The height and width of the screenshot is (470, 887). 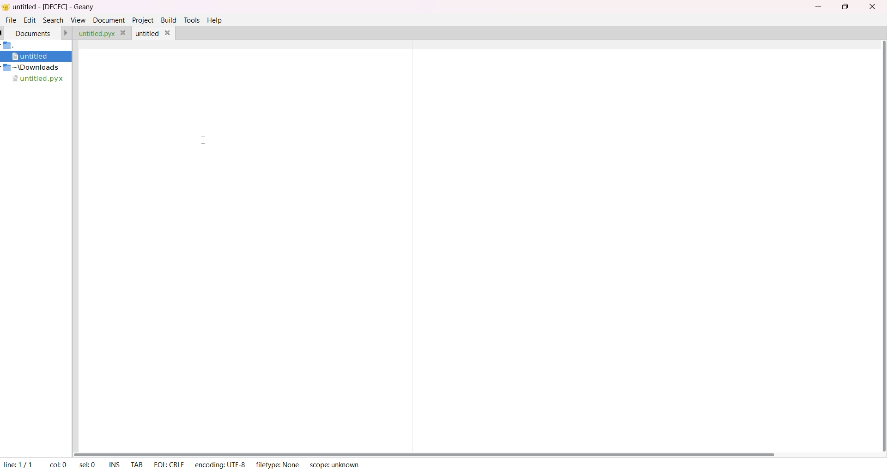 I want to click on tab name, so click(x=97, y=33).